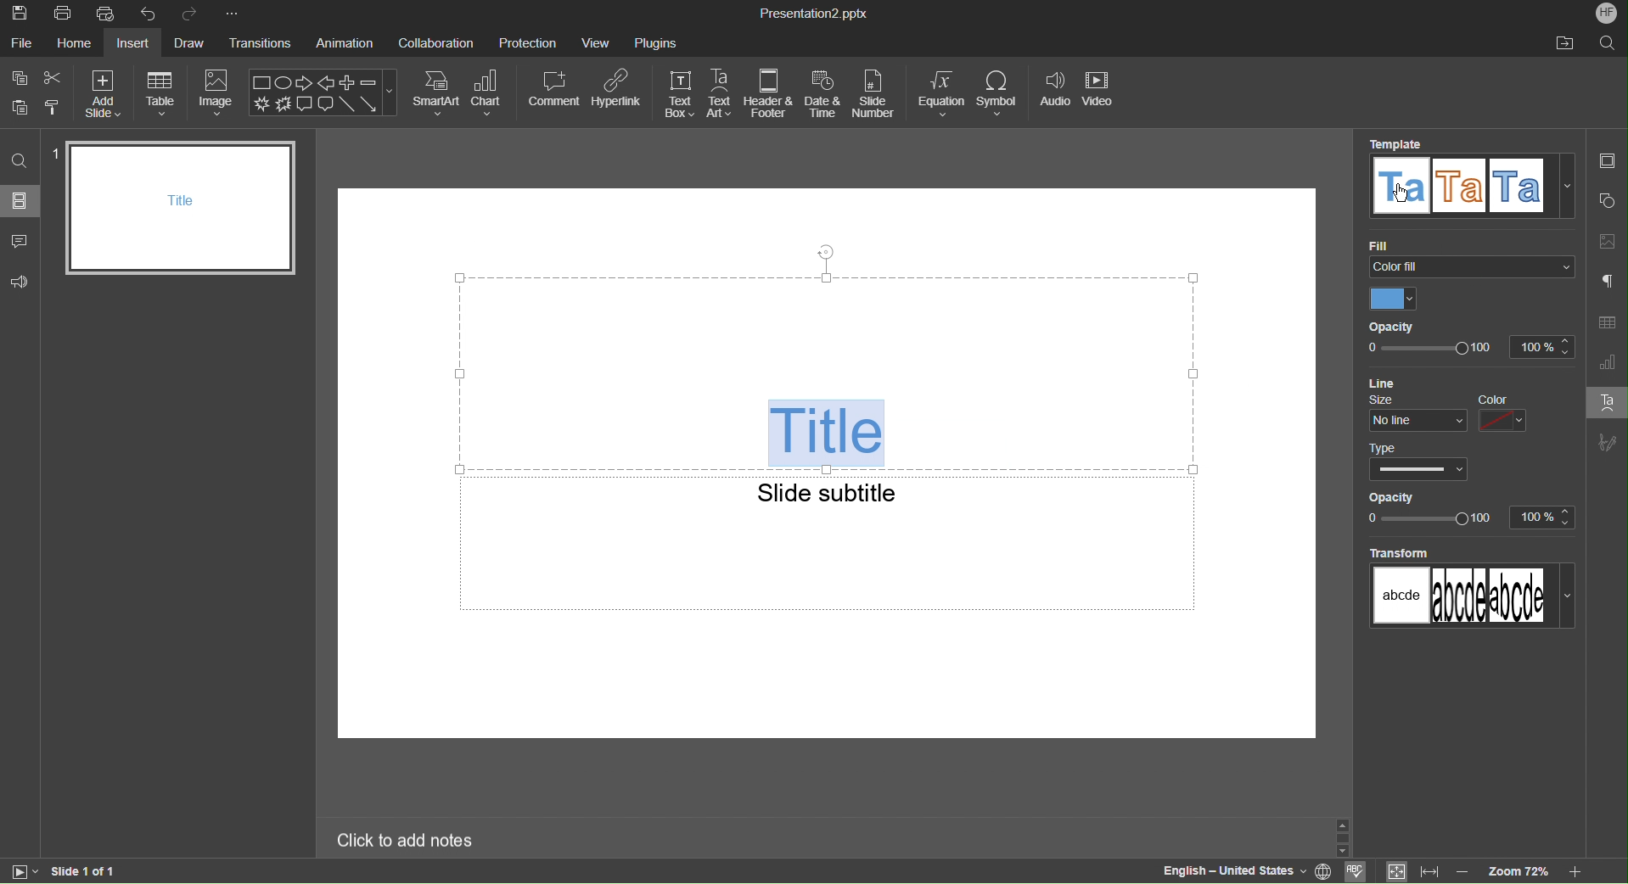  Describe the element at coordinates (160, 92) in the screenshot. I see `Table` at that location.